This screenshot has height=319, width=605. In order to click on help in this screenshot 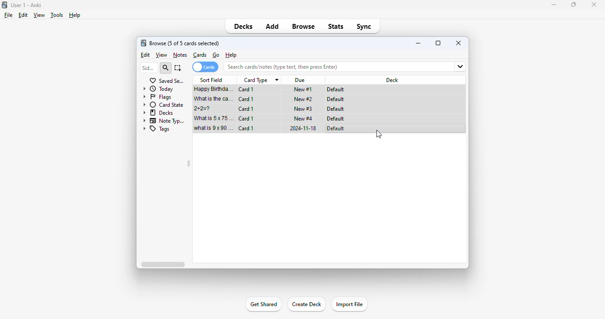, I will do `click(74, 15)`.